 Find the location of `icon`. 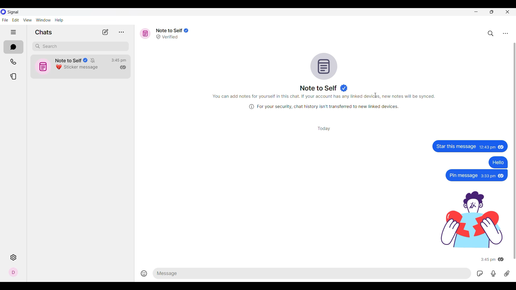

icon is located at coordinates (42, 66).